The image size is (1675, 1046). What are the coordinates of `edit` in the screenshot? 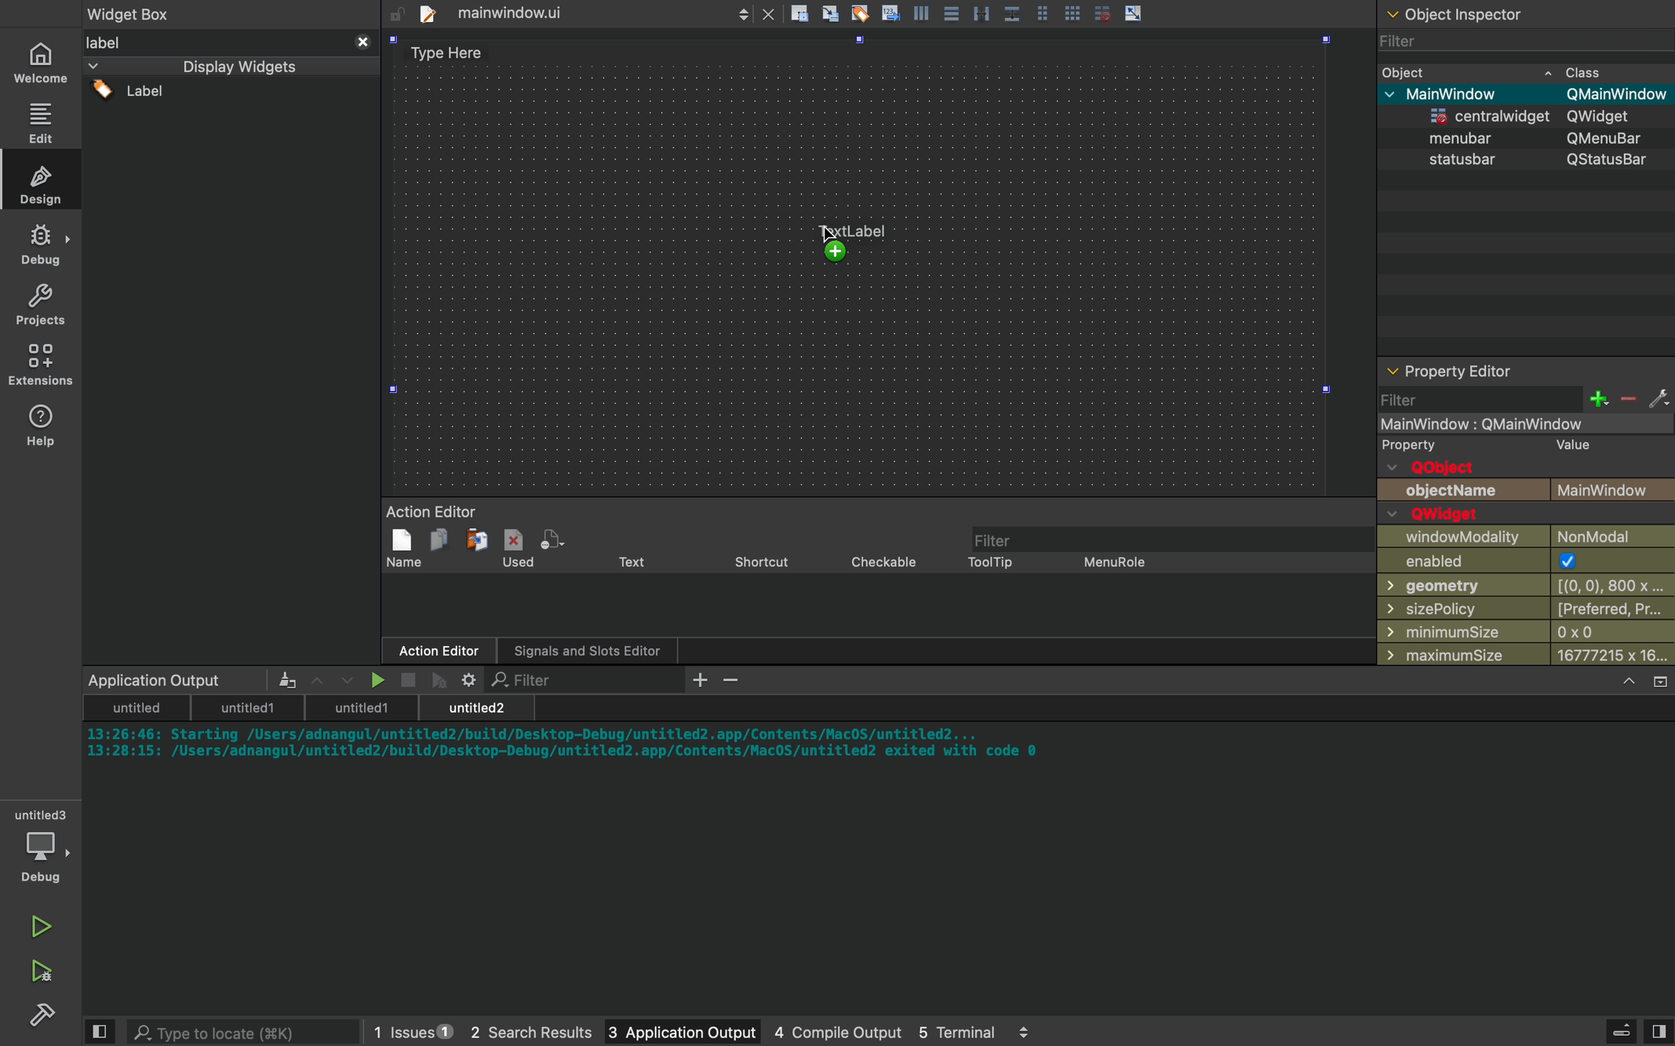 It's located at (44, 122).